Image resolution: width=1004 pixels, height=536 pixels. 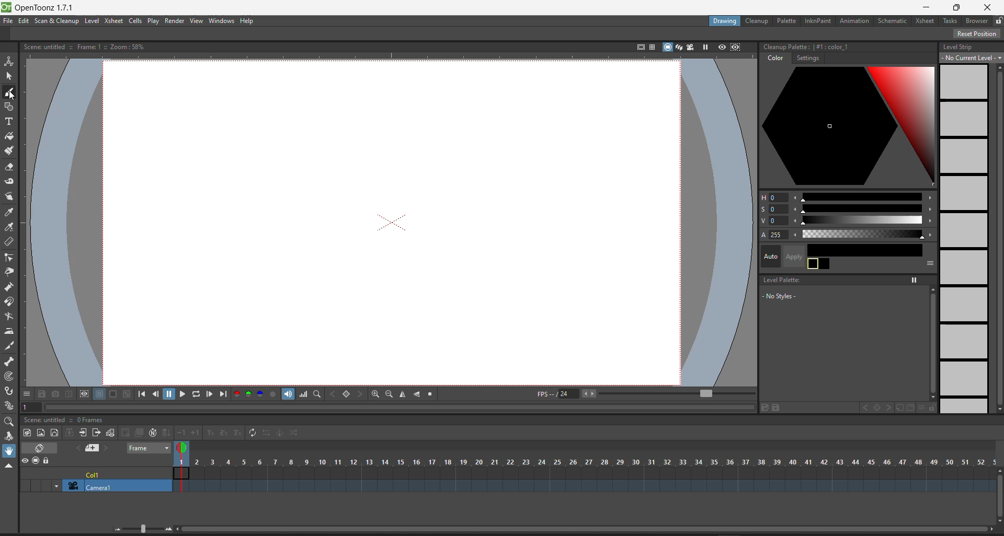 What do you see at coordinates (9, 152) in the screenshot?
I see `paint brush tool` at bounding box center [9, 152].